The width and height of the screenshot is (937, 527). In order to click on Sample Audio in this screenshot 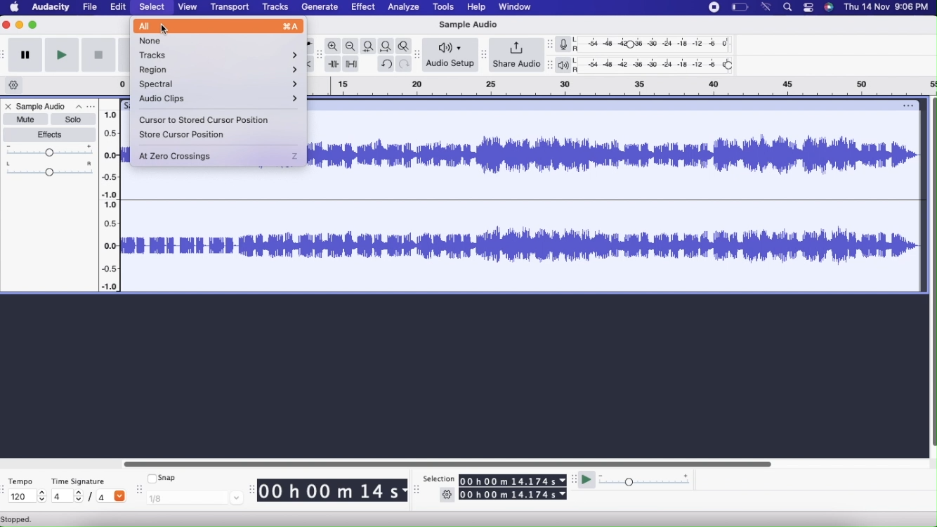, I will do `click(43, 106)`.